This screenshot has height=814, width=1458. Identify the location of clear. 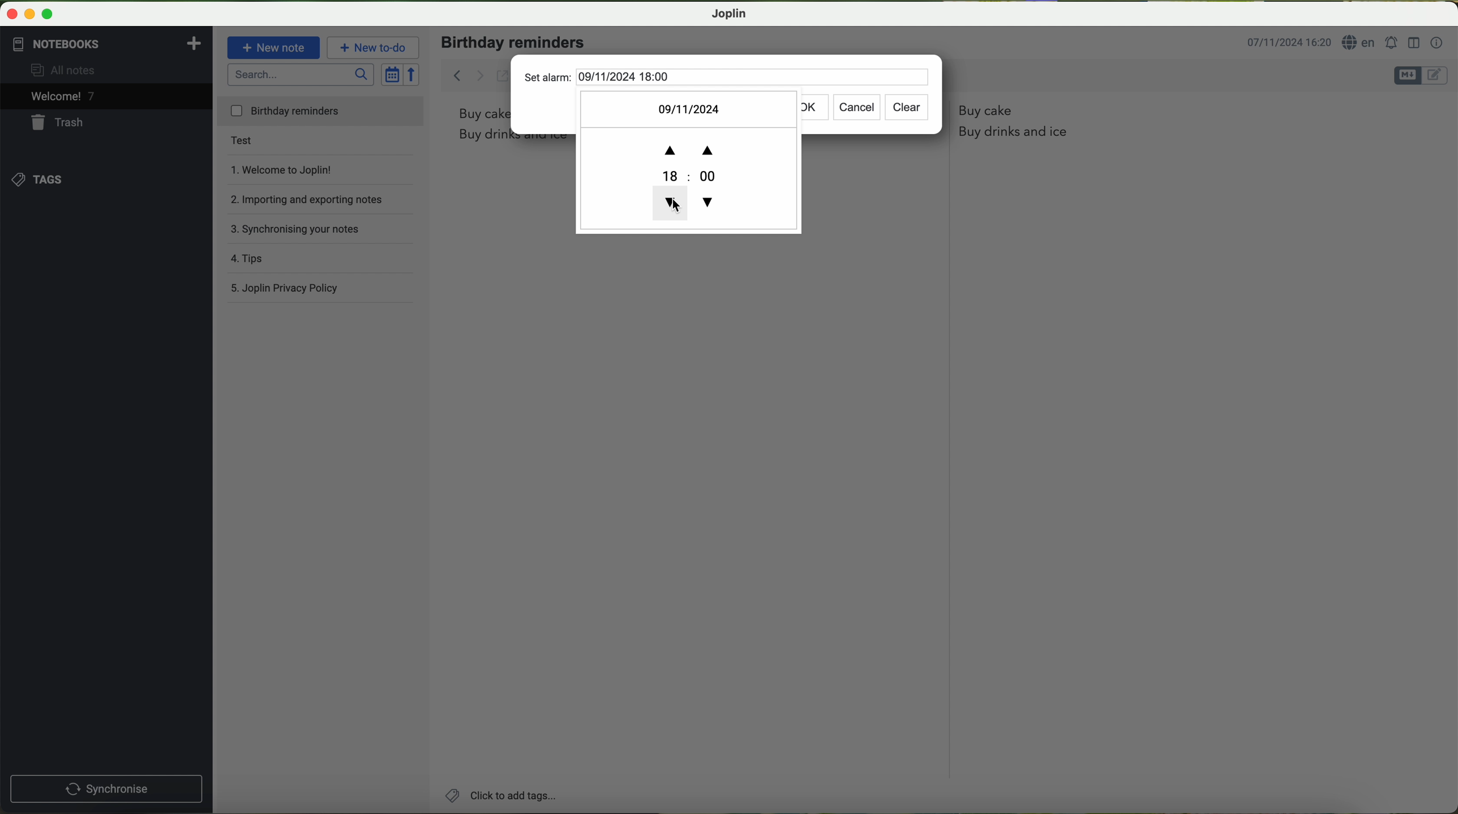
(910, 104).